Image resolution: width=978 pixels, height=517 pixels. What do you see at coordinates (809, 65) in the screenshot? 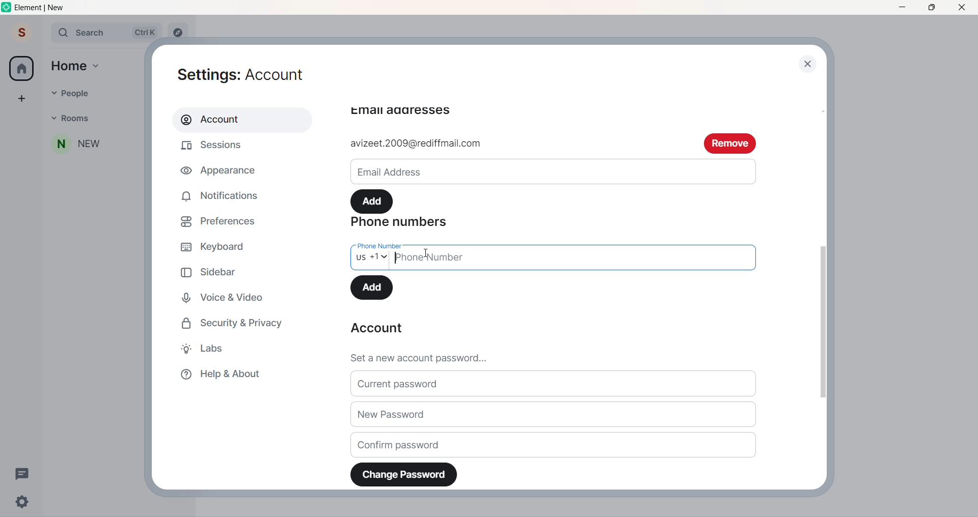
I see `close` at bounding box center [809, 65].